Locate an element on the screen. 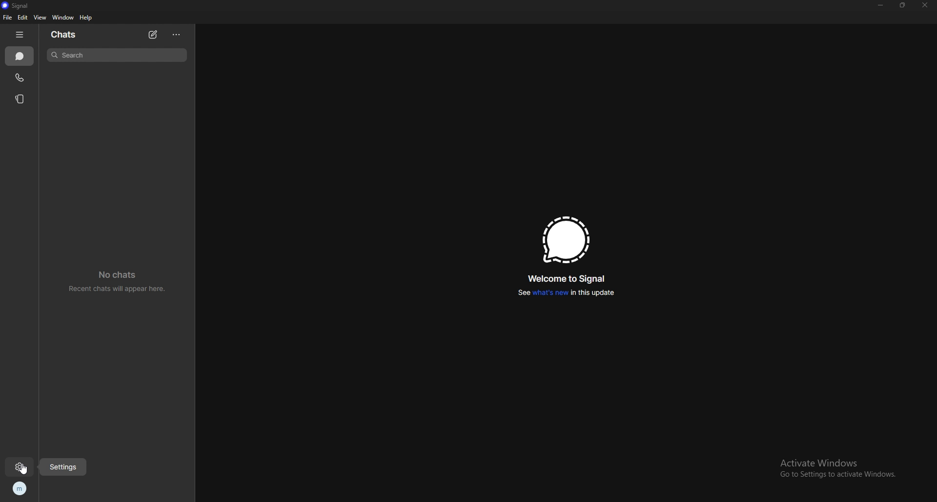 This screenshot has height=502, width=937. signal is located at coordinates (19, 5).